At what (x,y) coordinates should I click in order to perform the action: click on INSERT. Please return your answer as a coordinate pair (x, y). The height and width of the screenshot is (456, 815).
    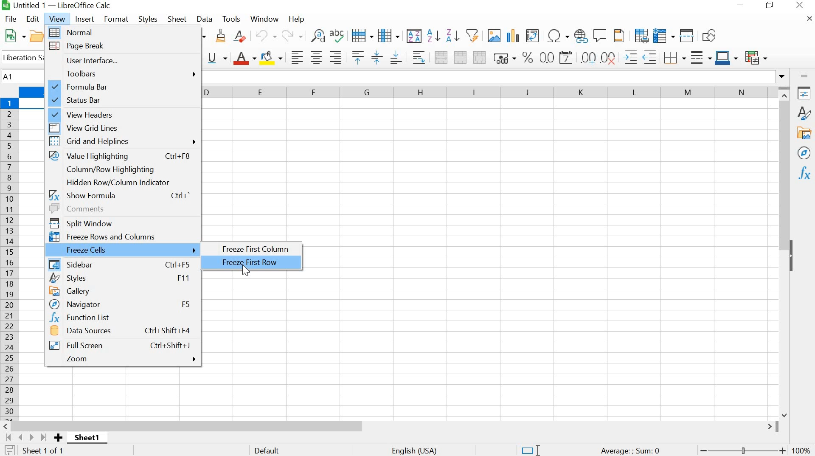
    Looking at the image, I should click on (85, 19).